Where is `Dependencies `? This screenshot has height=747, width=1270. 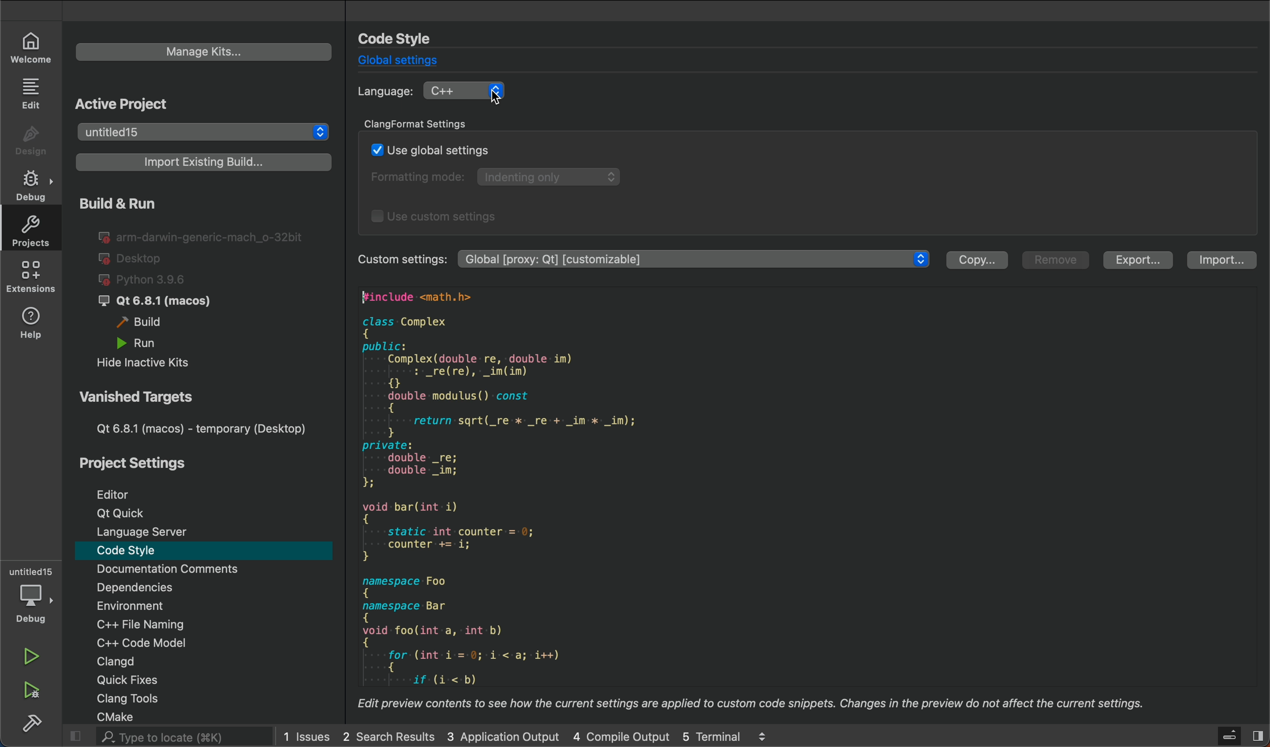 Dependencies  is located at coordinates (156, 588).